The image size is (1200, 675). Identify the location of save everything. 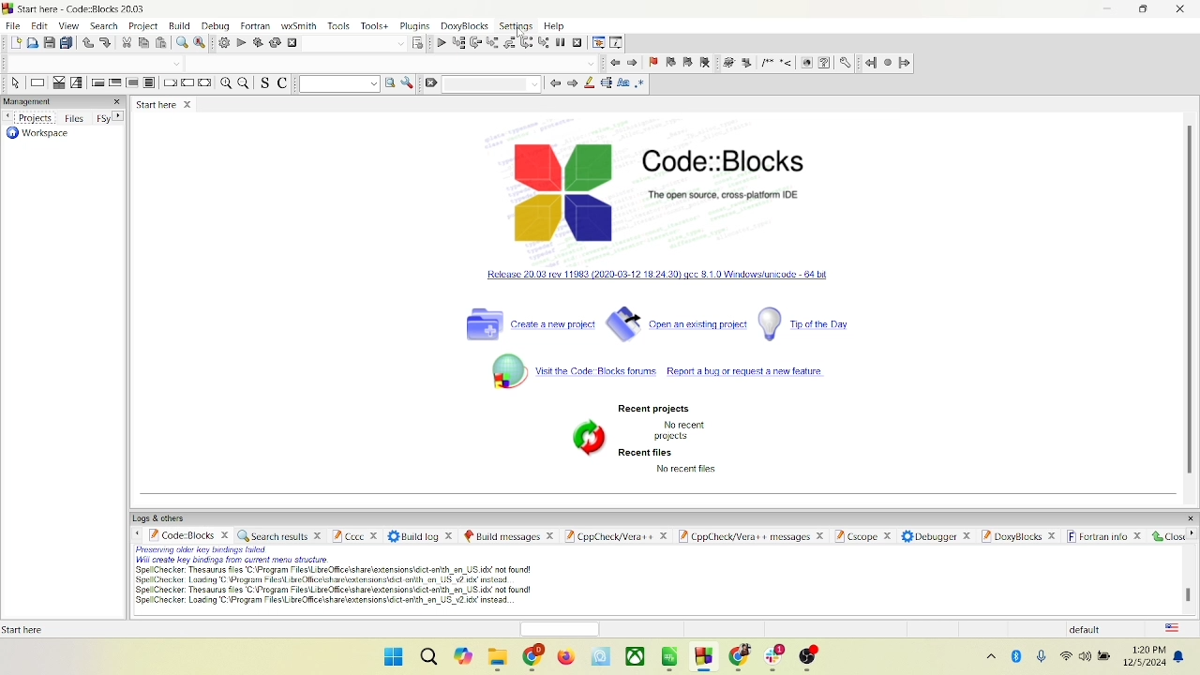
(67, 43).